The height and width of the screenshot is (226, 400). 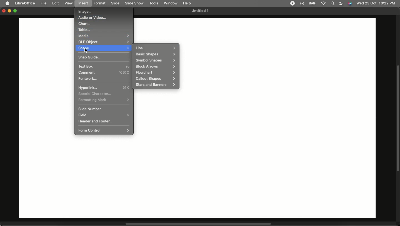 I want to click on Slide, so click(x=116, y=3).